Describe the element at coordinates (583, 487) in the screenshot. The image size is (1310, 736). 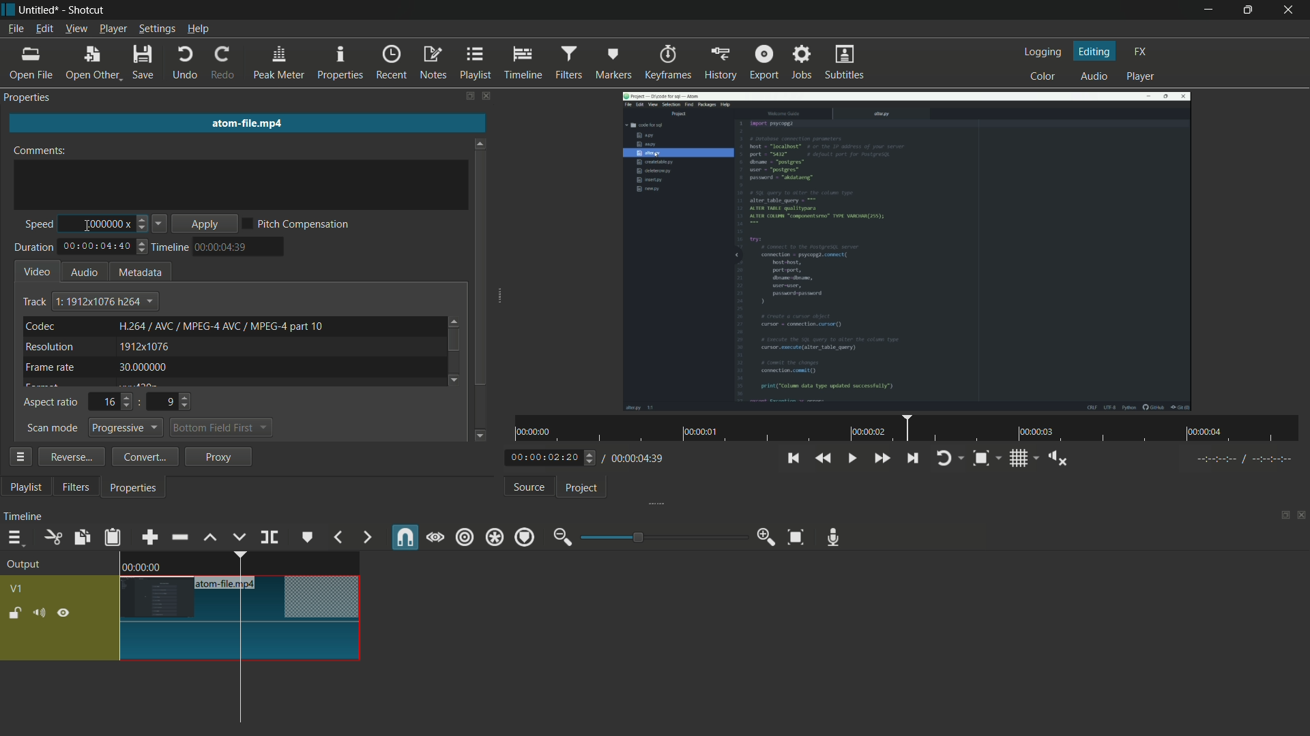
I see `project` at that location.